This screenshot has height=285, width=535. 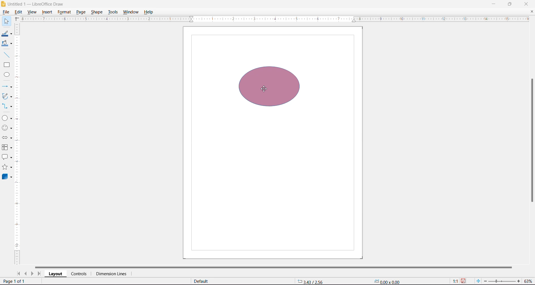 I want to click on 3D Objects, so click(x=7, y=177).